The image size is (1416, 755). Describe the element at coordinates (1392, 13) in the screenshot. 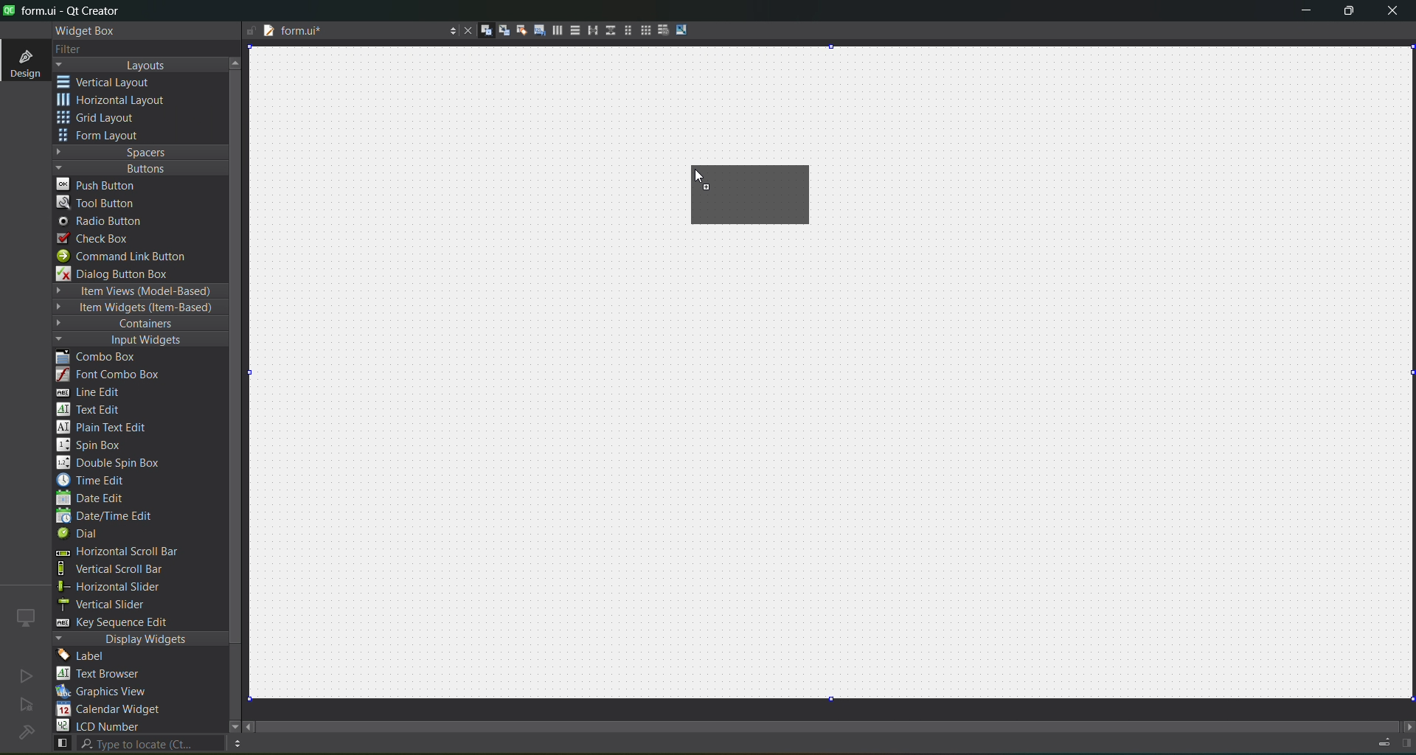

I see `close` at that location.